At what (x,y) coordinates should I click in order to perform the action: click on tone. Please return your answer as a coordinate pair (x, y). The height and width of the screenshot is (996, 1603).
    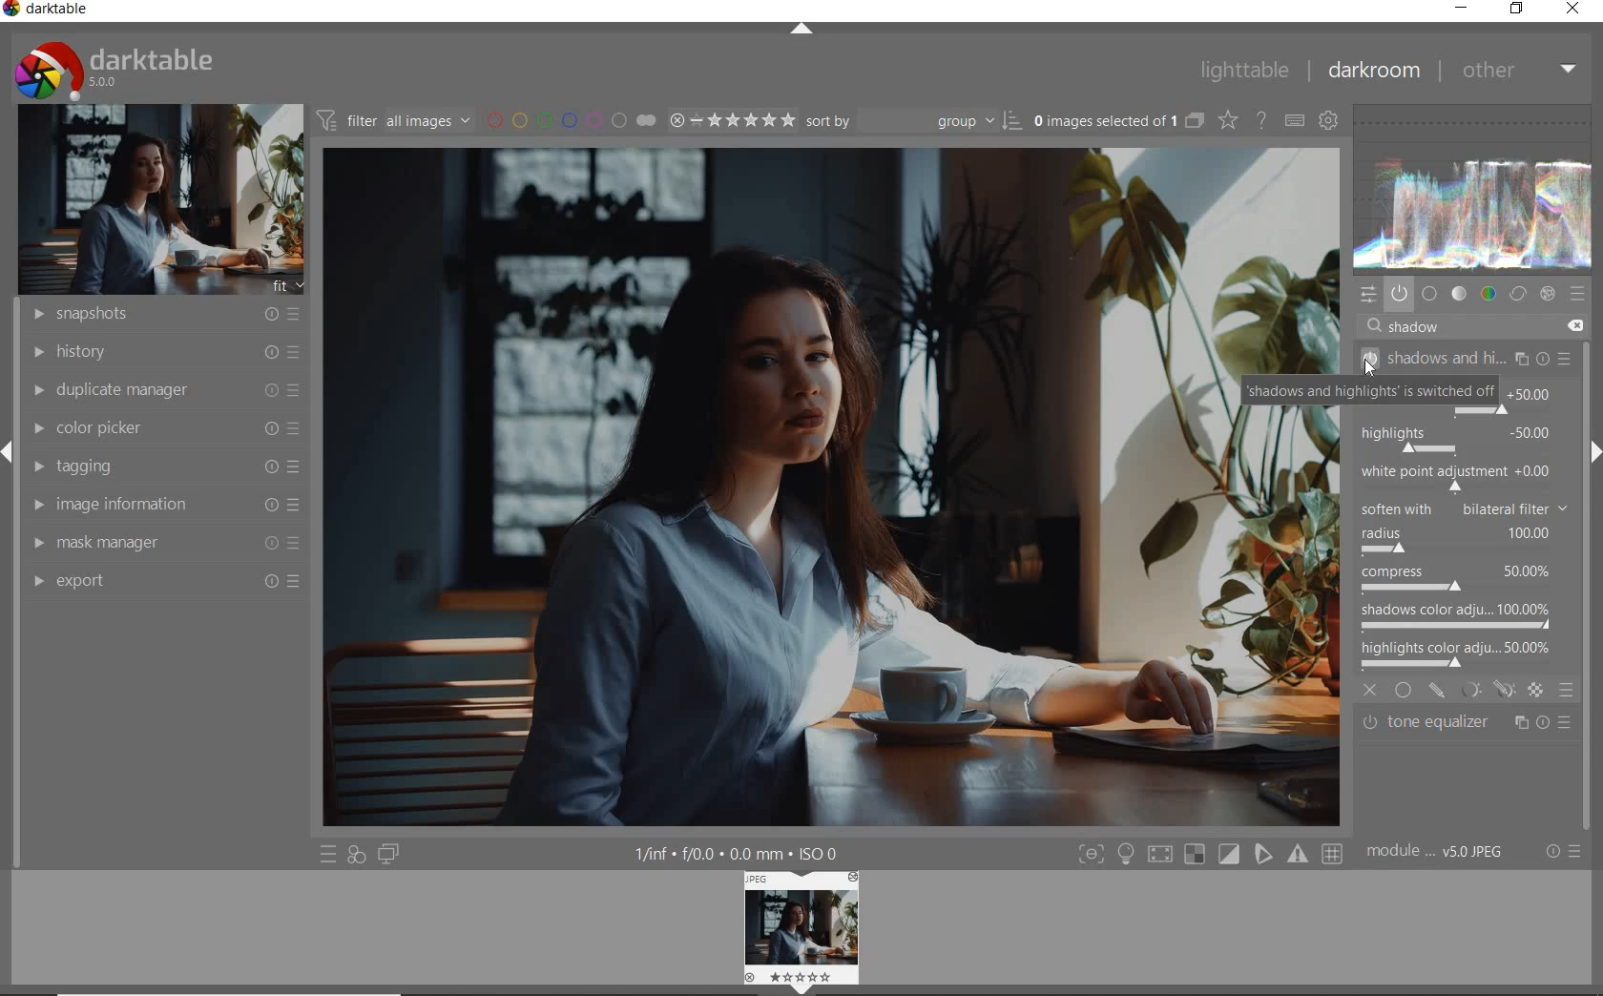
    Looking at the image, I should click on (1459, 293).